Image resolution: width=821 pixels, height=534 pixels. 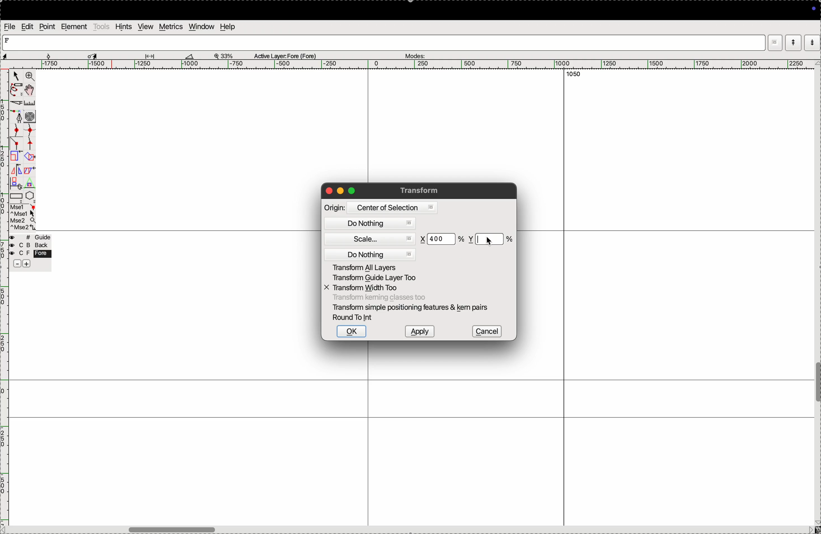 I want to click on point curve, so click(x=17, y=130).